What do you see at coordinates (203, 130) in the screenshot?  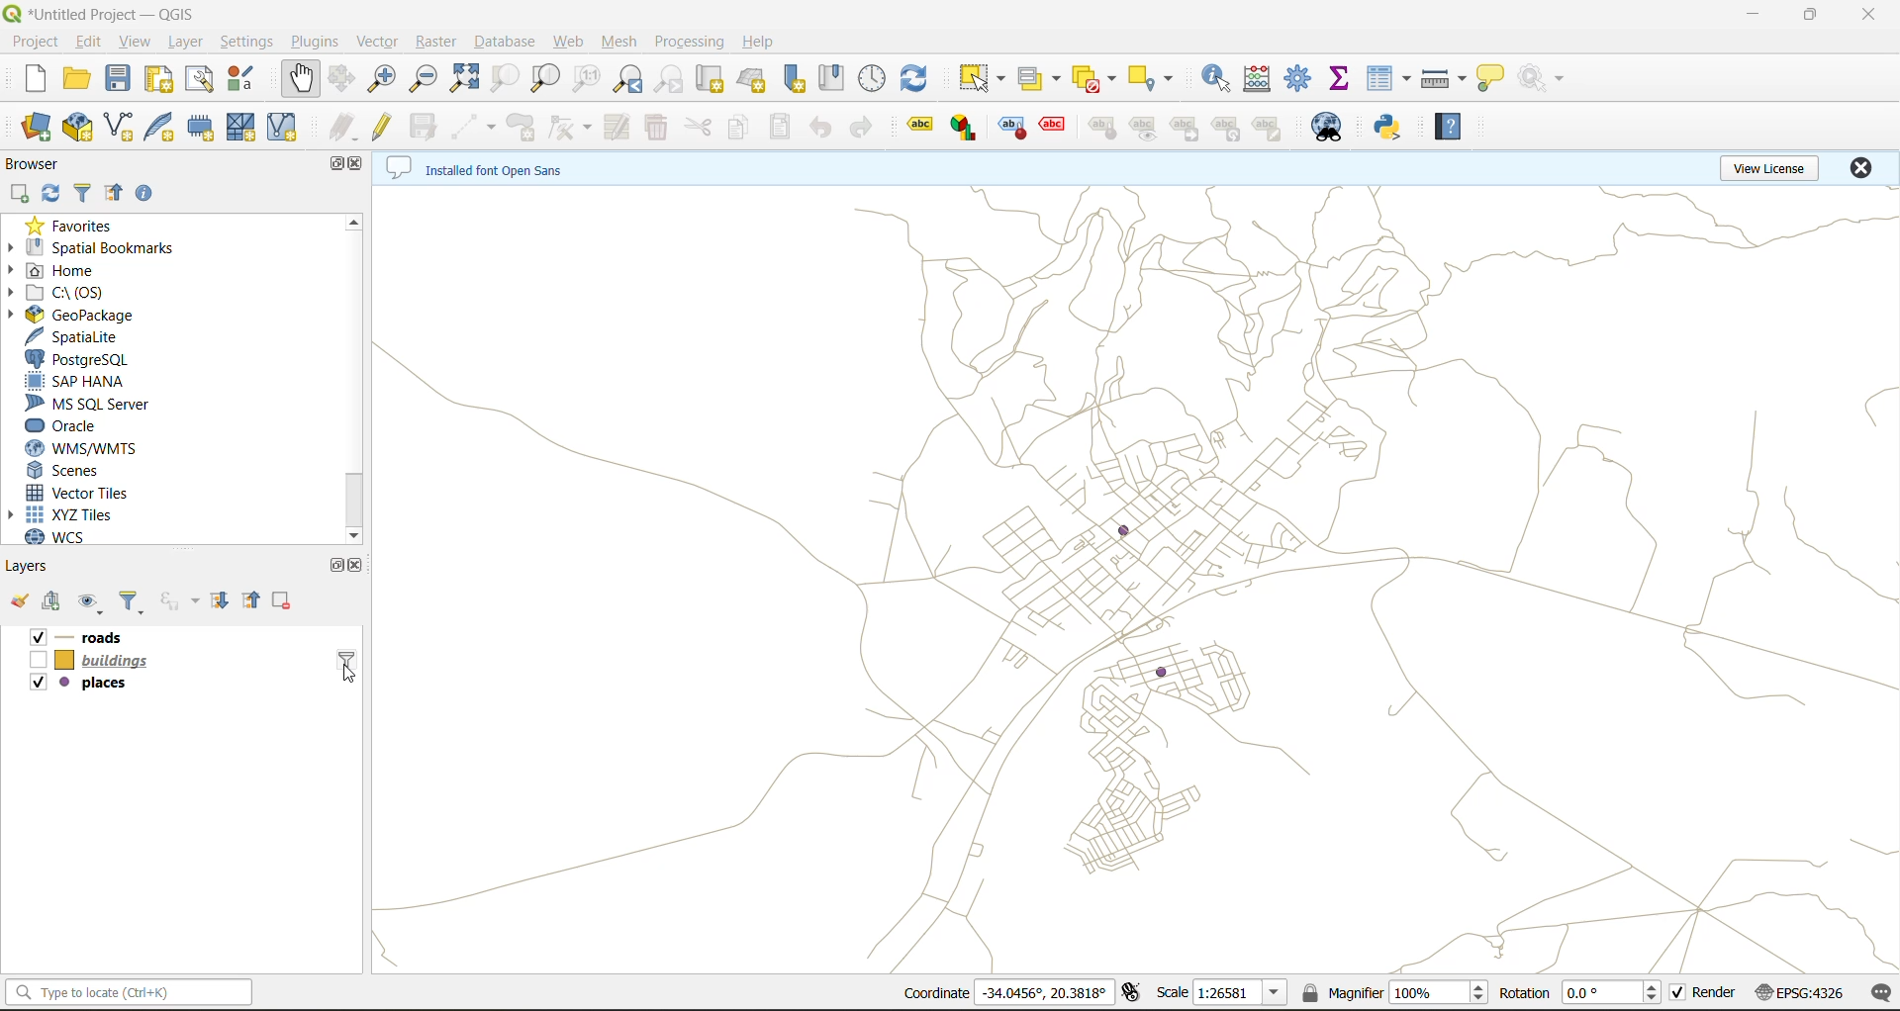 I see `temporary scratch layer` at bounding box center [203, 130].